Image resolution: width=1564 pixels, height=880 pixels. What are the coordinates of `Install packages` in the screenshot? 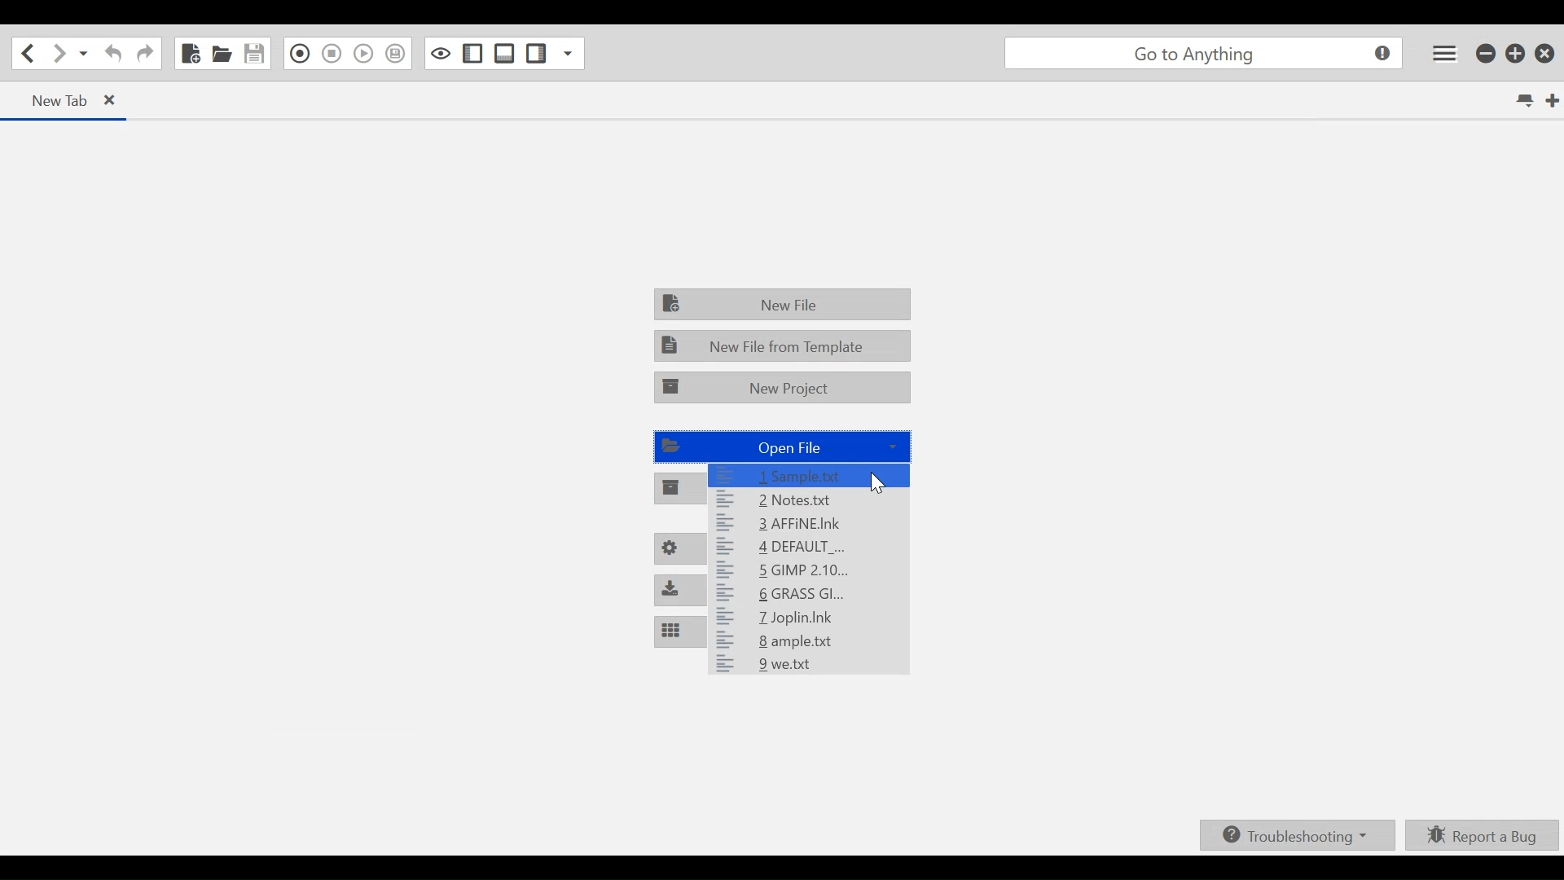 It's located at (673, 588).